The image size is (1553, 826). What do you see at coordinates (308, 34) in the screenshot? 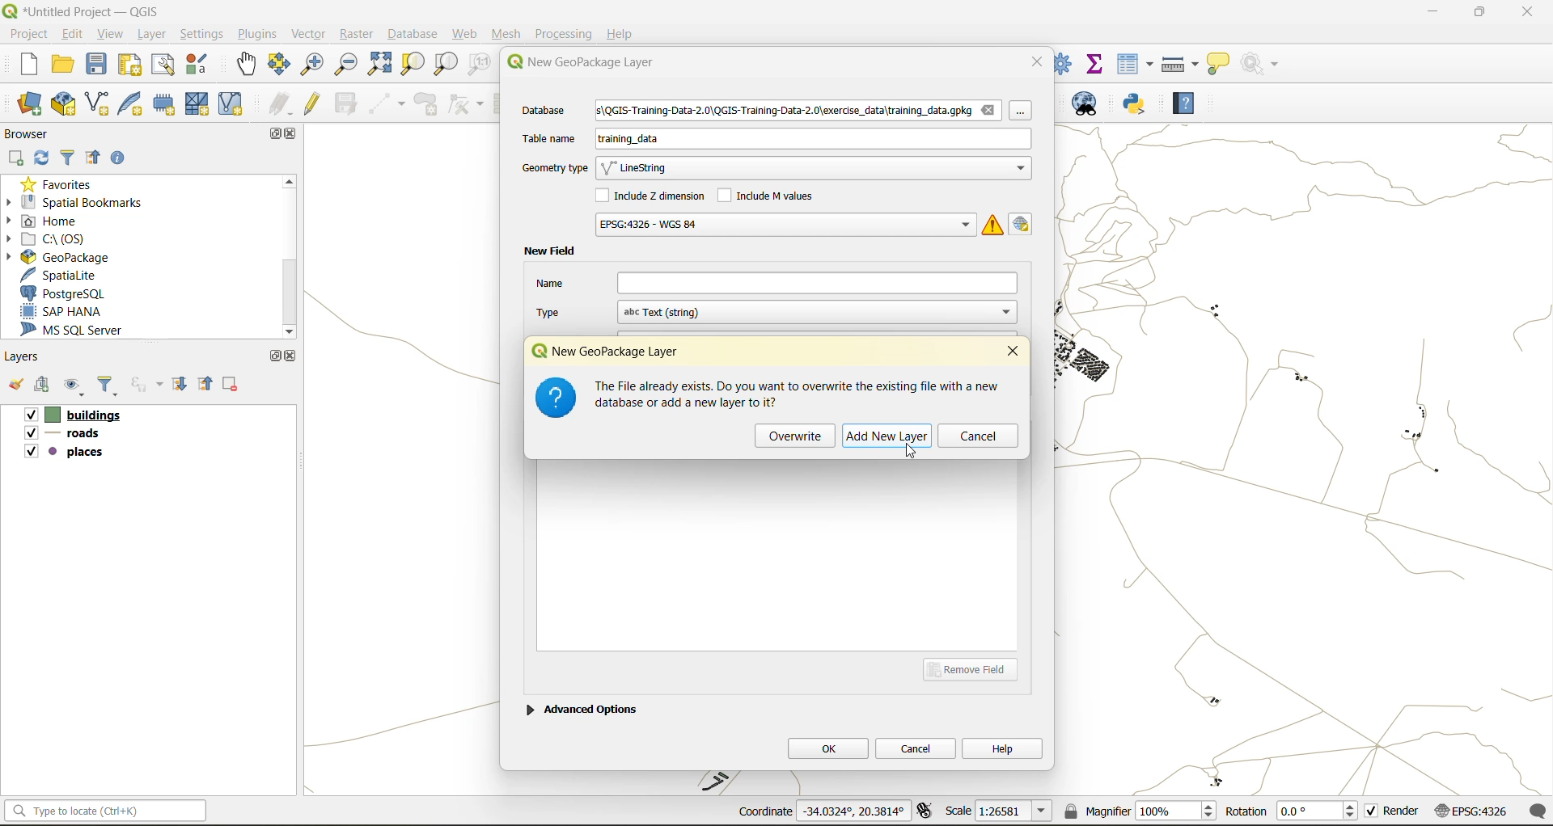
I see `vector` at bounding box center [308, 34].